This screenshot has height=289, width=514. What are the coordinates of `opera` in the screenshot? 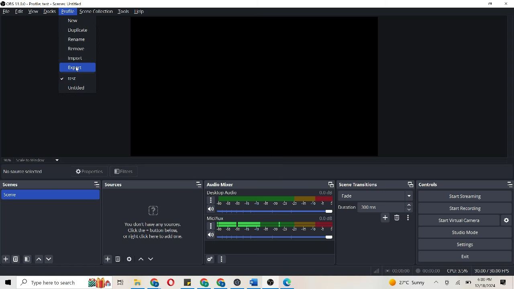 It's located at (173, 283).